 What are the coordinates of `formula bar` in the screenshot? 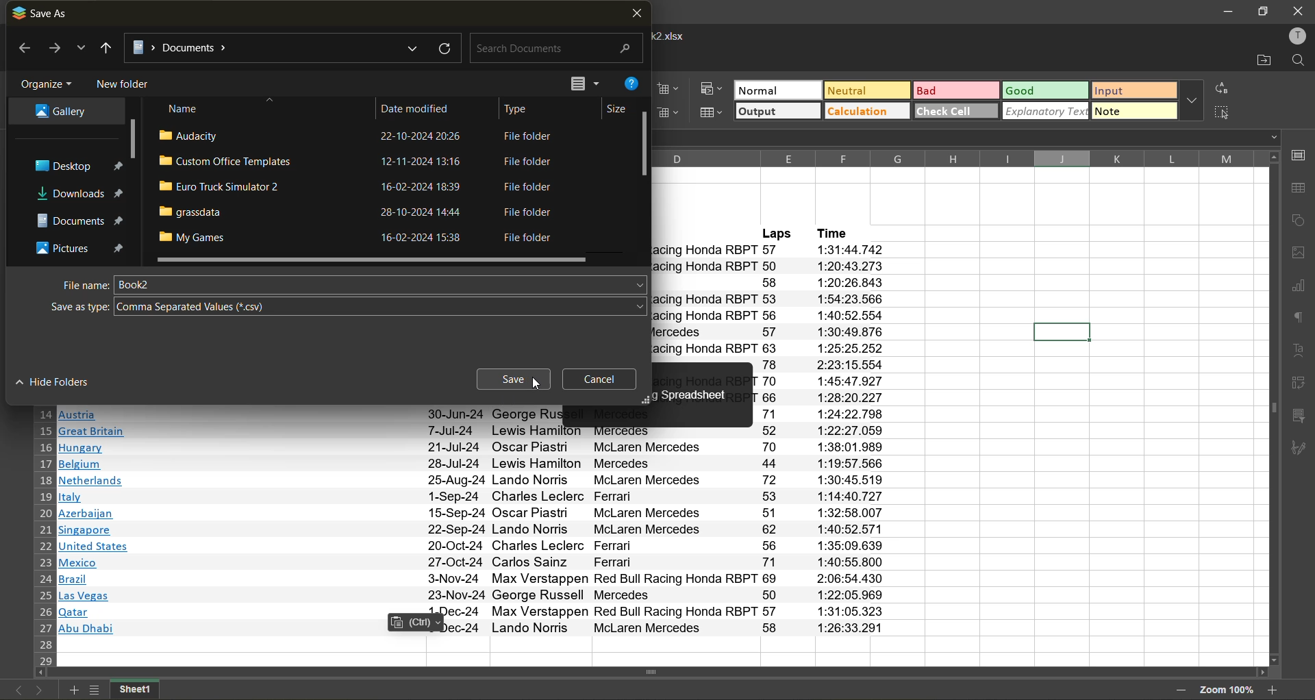 It's located at (970, 139).